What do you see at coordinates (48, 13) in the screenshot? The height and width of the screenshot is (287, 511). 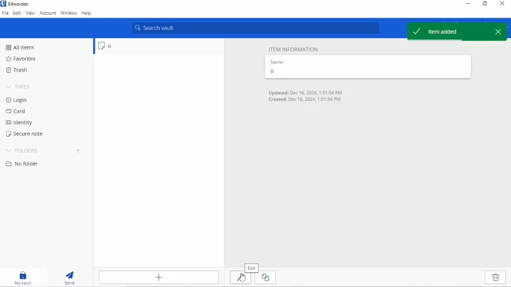 I see `Account` at bounding box center [48, 13].